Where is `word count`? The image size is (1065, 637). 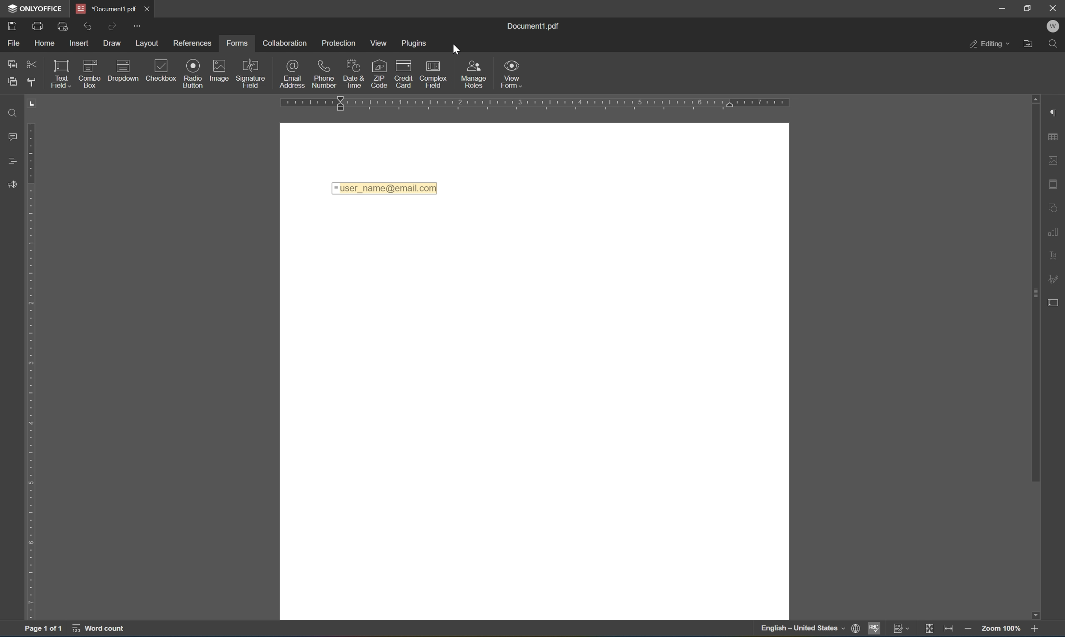 word count is located at coordinates (99, 629).